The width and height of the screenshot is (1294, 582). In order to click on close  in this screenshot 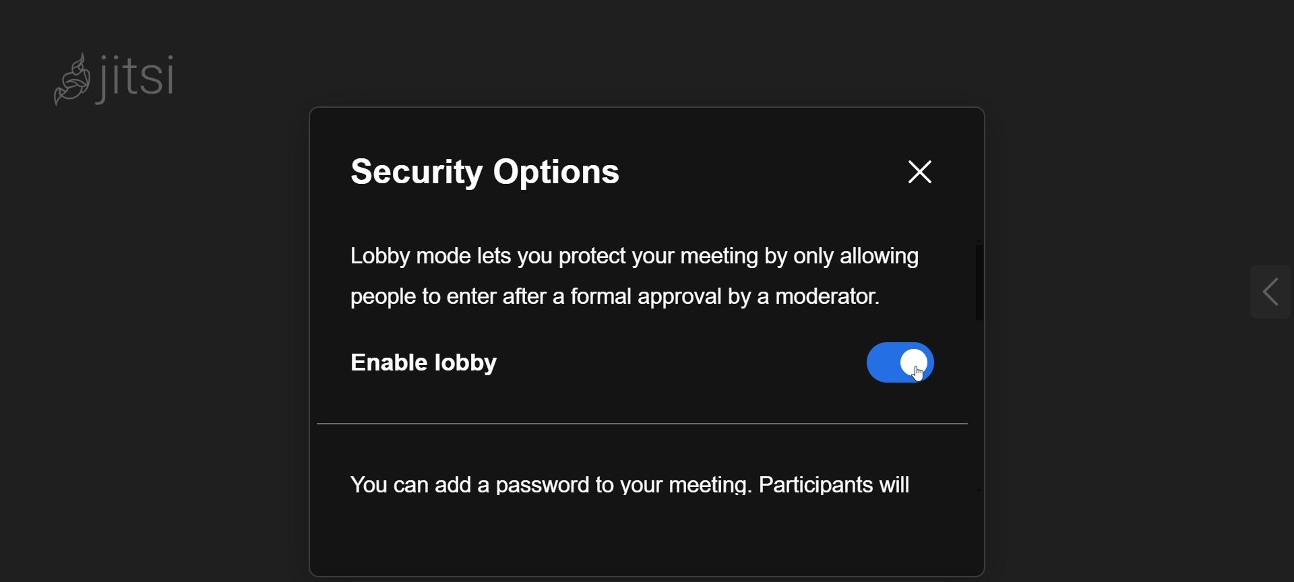, I will do `click(918, 172)`.